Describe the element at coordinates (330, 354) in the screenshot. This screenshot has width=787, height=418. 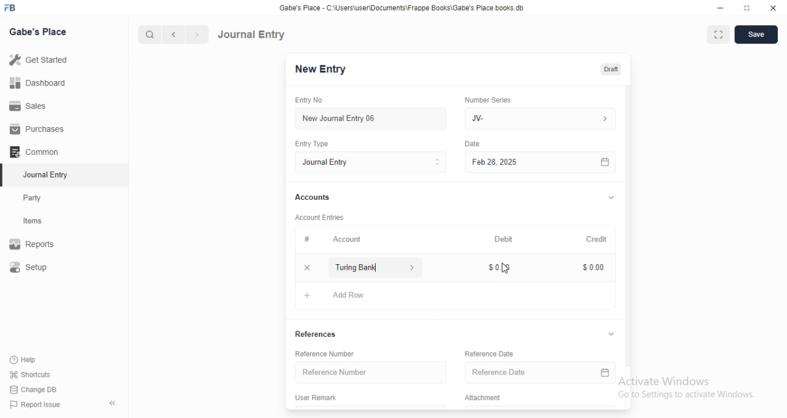
I see `Reference Number` at that location.